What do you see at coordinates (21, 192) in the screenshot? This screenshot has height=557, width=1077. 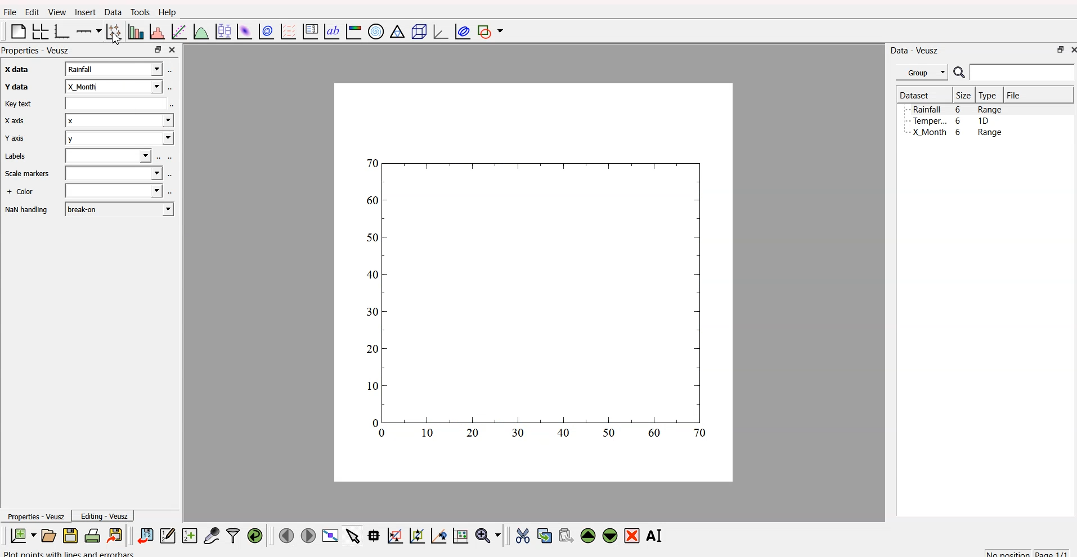 I see `+ Color` at bounding box center [21, 192].